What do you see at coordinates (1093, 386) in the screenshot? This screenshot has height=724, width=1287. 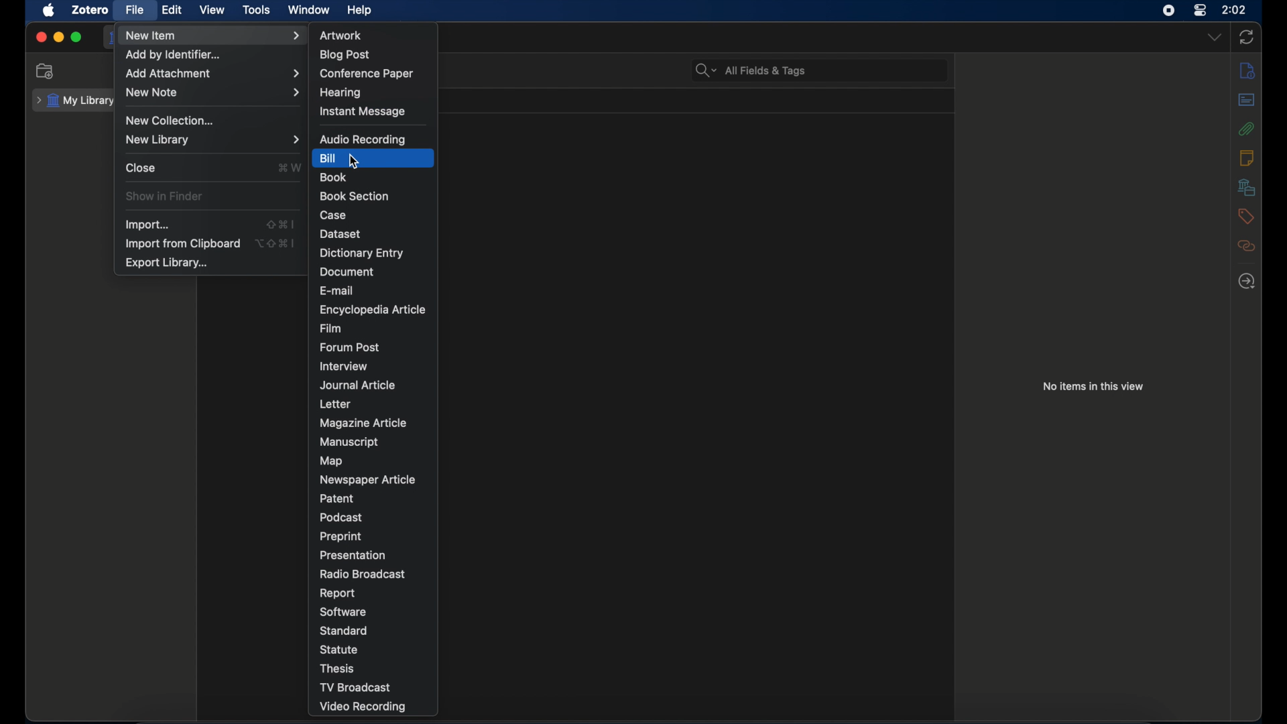 I see `no items in this view` at bounding box center [1093, 386].